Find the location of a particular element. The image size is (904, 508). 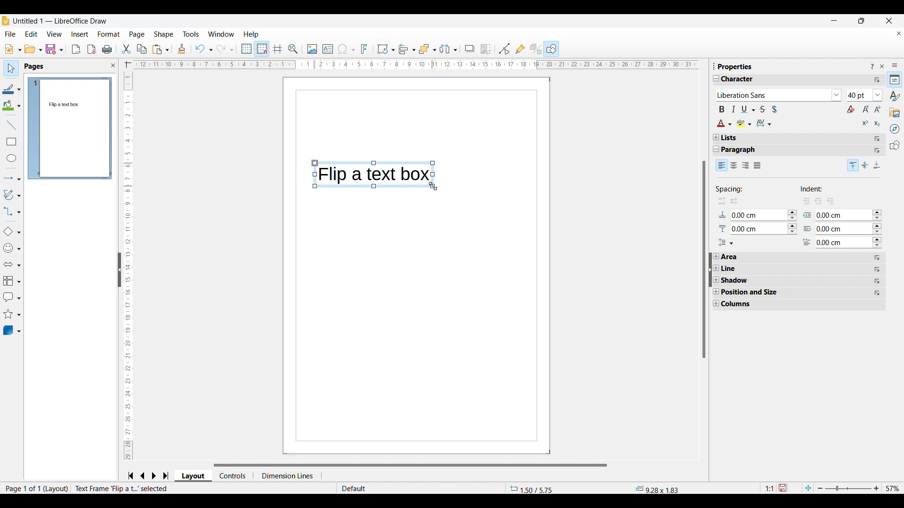

Change respective indent option is located at coordinates (878, 230).